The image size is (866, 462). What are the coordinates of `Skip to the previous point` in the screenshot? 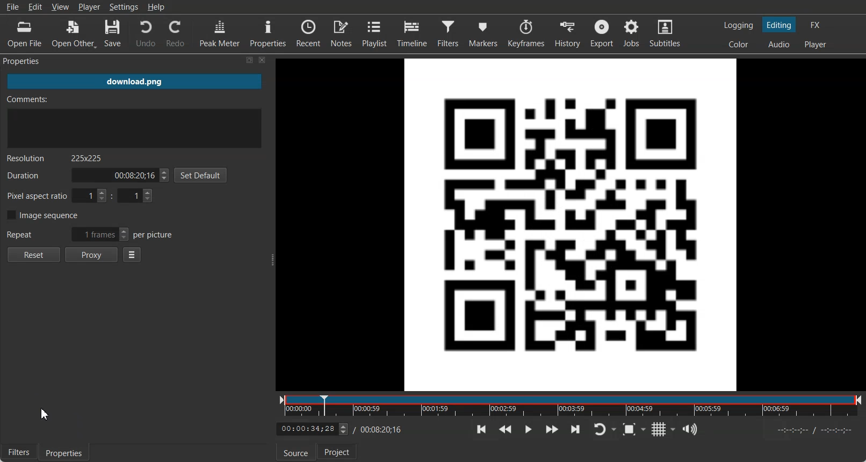 It's located at (481, 429).